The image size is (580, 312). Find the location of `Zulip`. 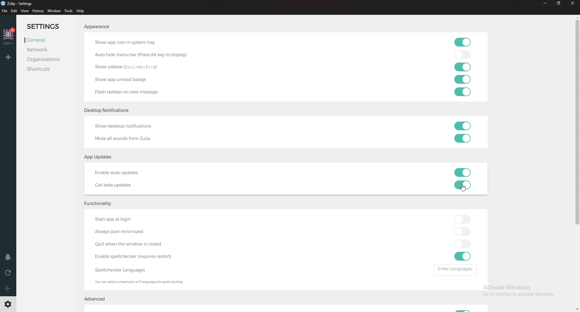

Zulip is located at coordinates (20, 3).